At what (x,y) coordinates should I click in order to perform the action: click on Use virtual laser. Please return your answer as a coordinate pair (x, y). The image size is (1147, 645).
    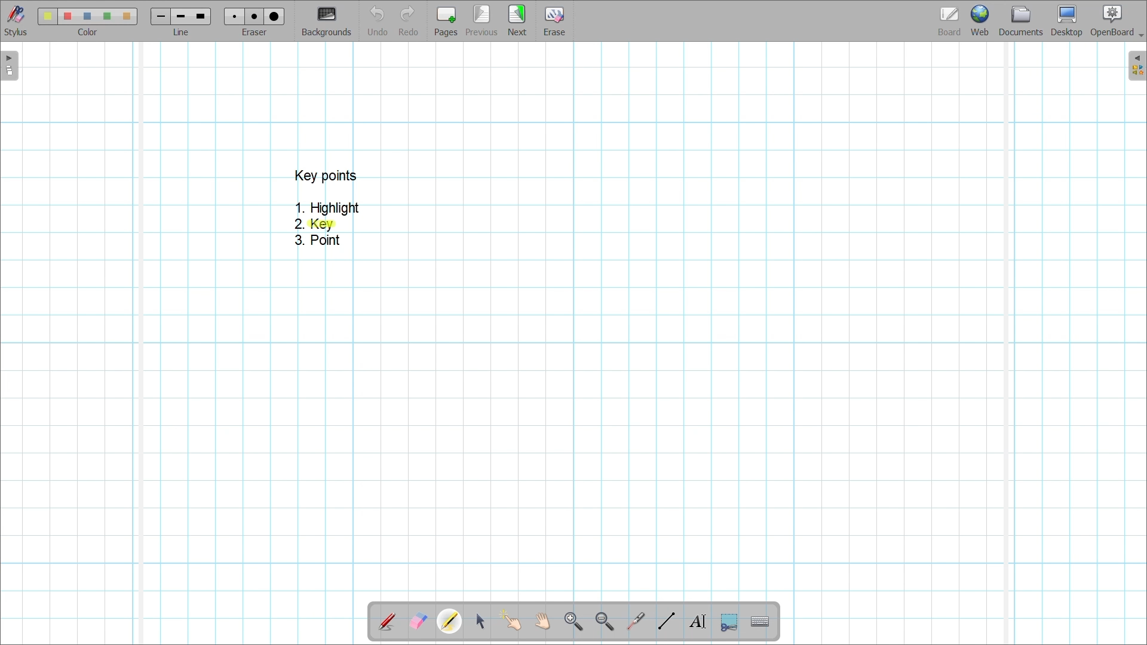
    Looking at the image, I should click on (635, 622).